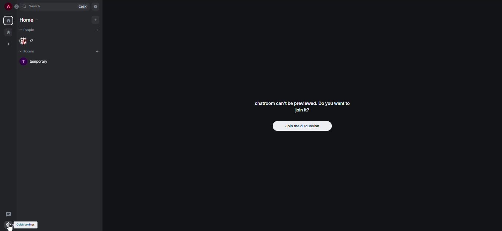 Image resolution: width=502 pixels, height=231 pixels. Describe the element at coordinates (26, 225) in the screenshot. I see `quick settings` at that location.